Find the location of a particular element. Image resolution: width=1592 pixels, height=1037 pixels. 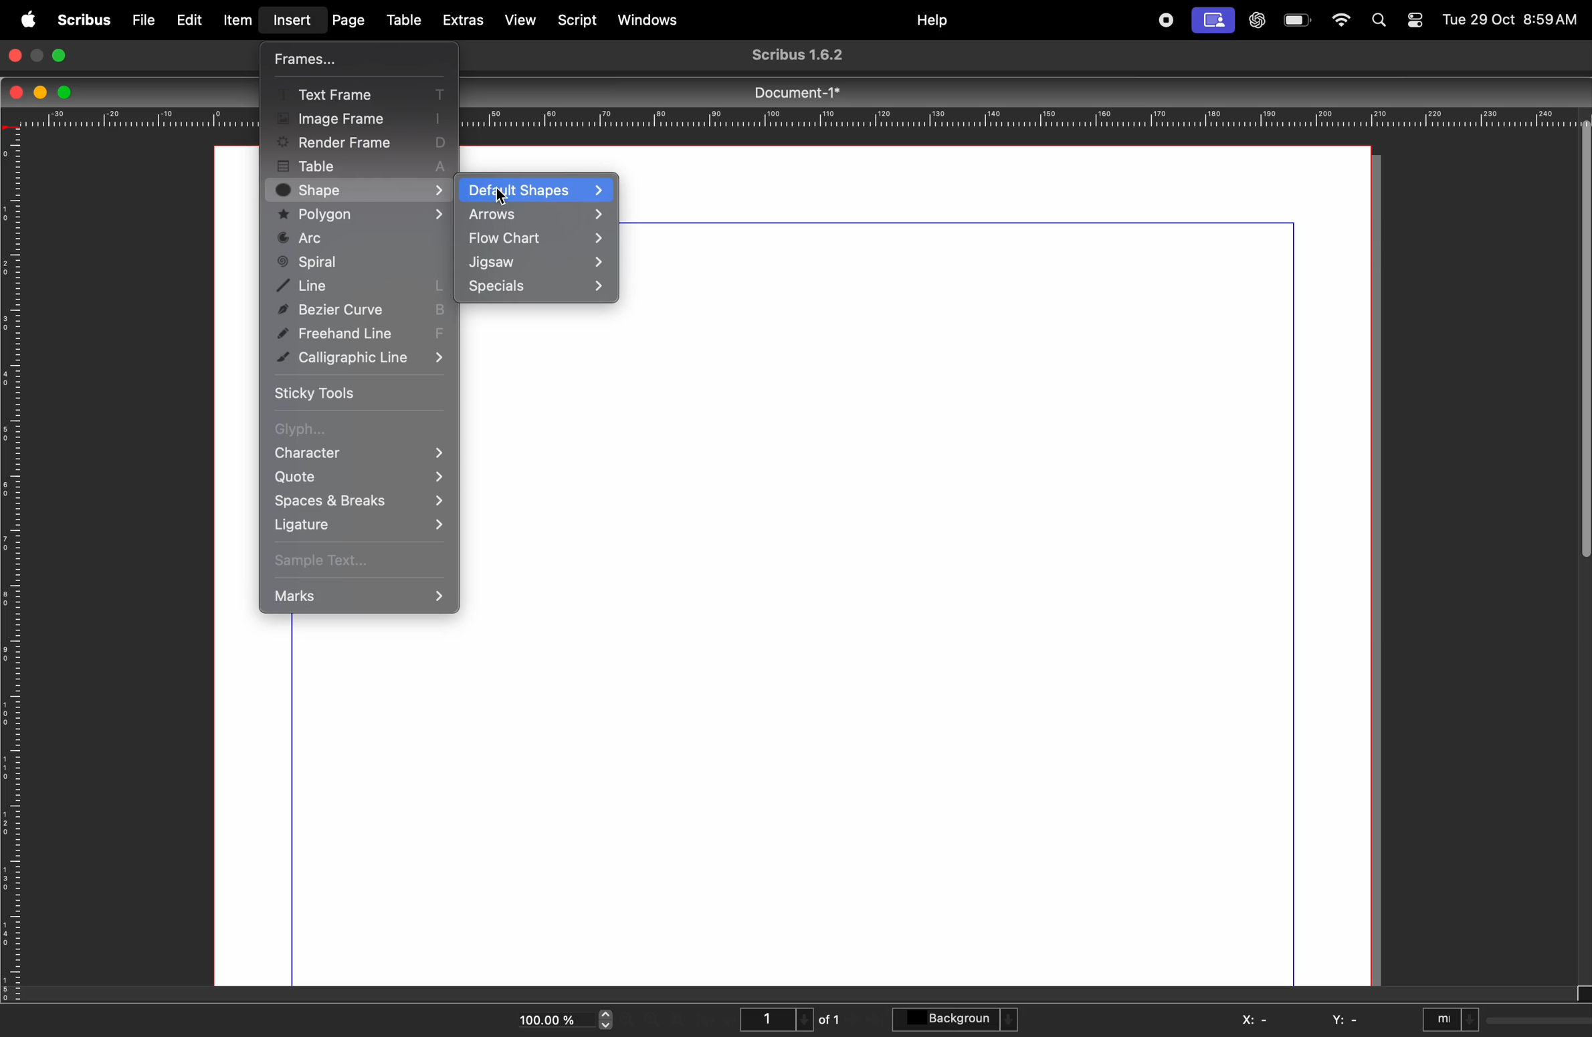

extras is located at coordinates (464, 19).